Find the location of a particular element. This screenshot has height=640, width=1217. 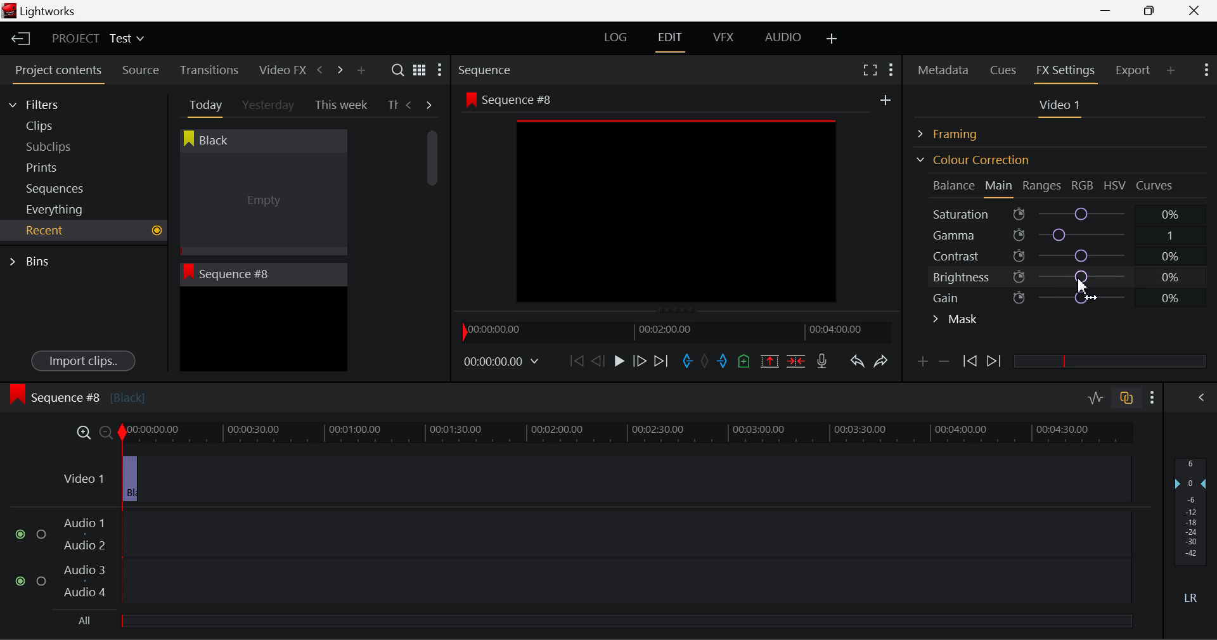

Filters is located at coordinates (46, 103).